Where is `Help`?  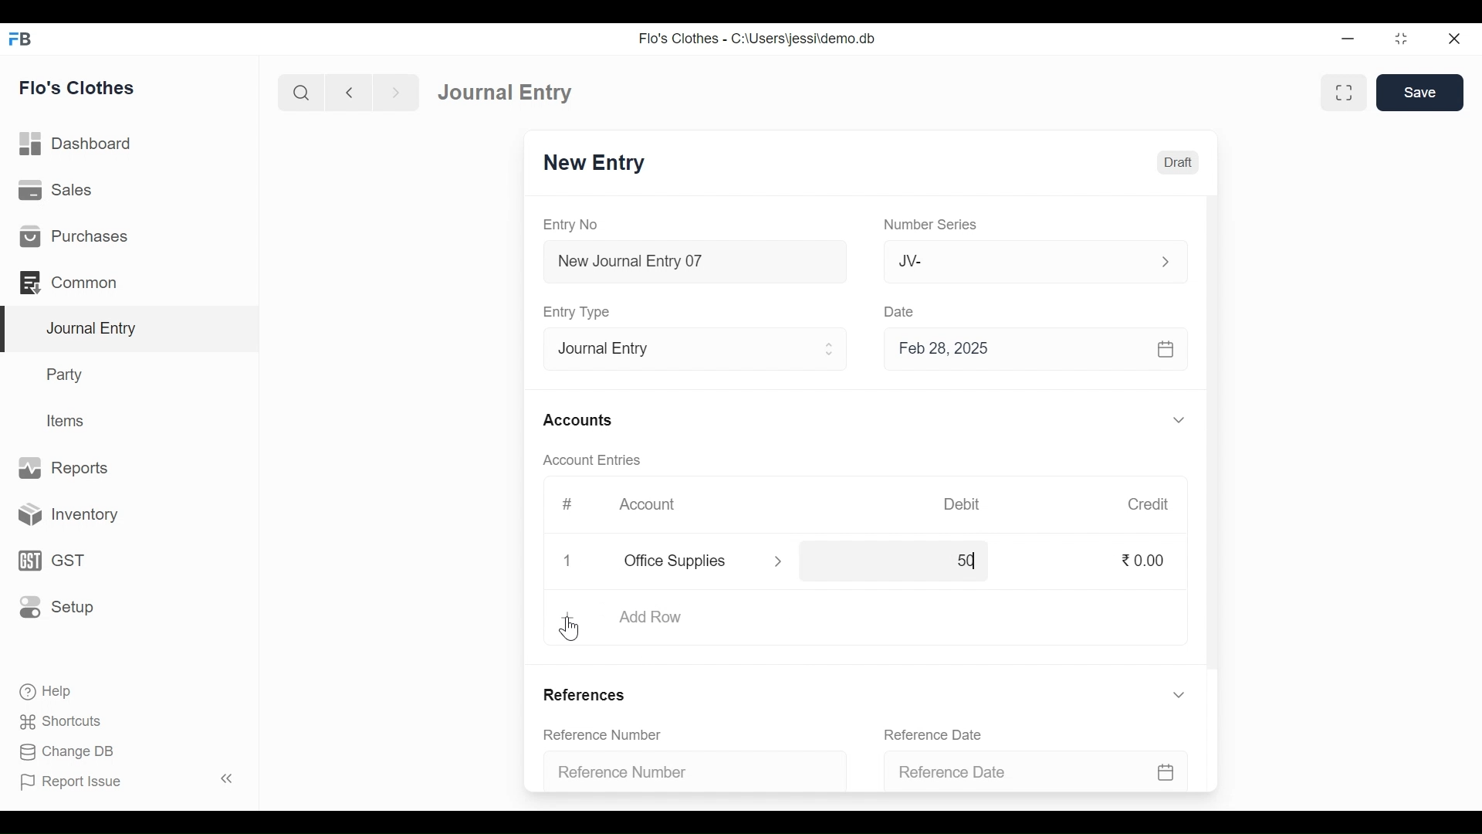 Help is located at coordinates (44, 690).